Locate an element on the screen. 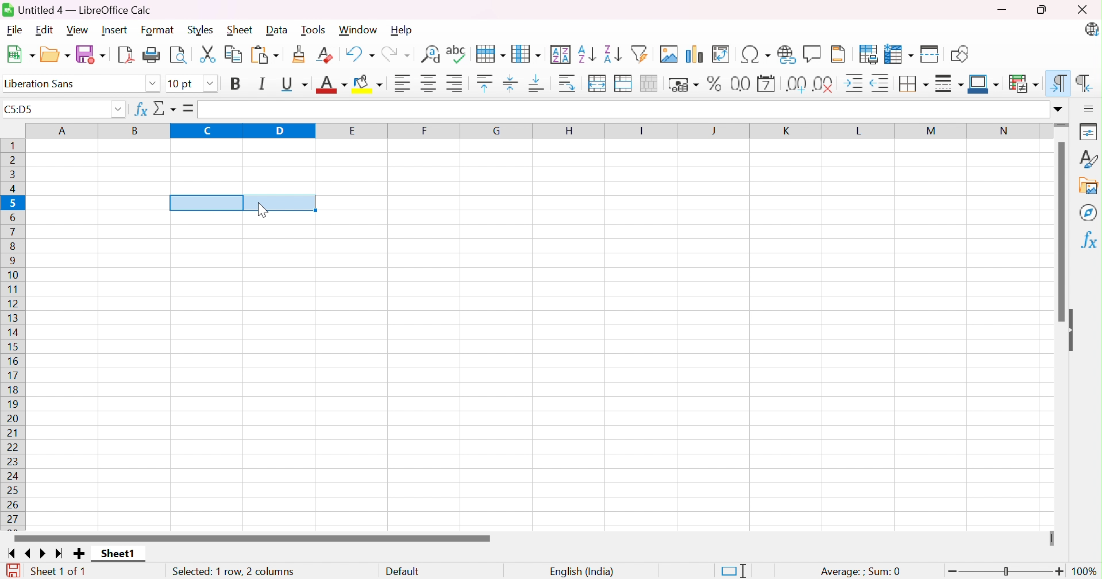  Border Style is located at coordinates (950, 84).